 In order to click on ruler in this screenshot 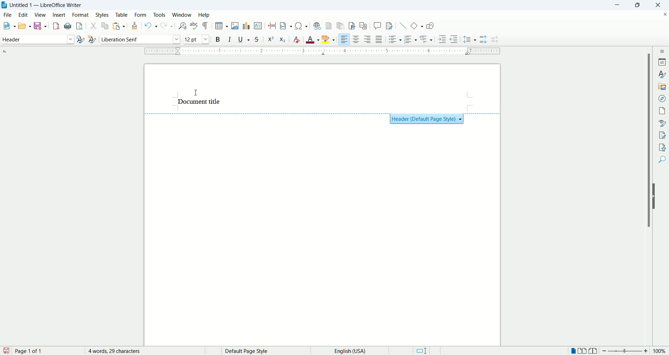, I will do `click(320, 51)`.